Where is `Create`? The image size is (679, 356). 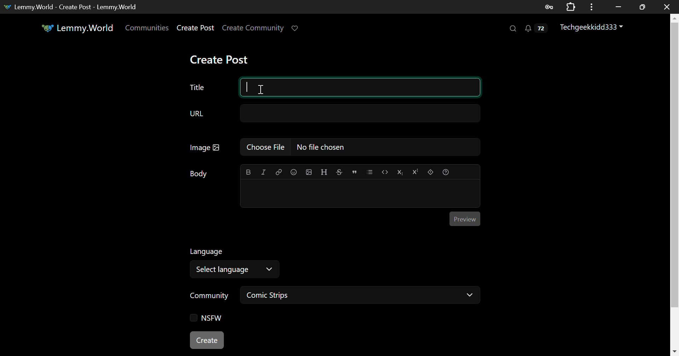 Create is located at coordinates (208, 341).